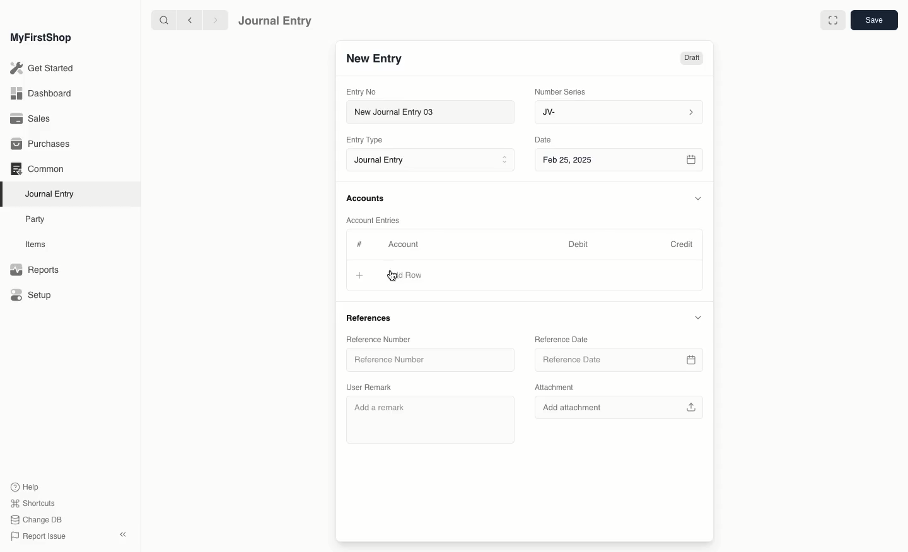  I want to click on Date, so click(544, 140).